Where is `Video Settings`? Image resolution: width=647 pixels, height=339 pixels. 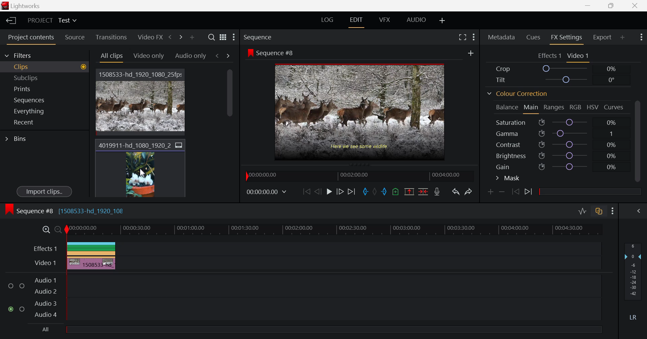 Video Settings is located at coordinates (579, 56).